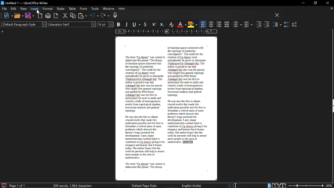  Describe the element at coordinates (23, 8) in the screenshot. I see `View` at that location.